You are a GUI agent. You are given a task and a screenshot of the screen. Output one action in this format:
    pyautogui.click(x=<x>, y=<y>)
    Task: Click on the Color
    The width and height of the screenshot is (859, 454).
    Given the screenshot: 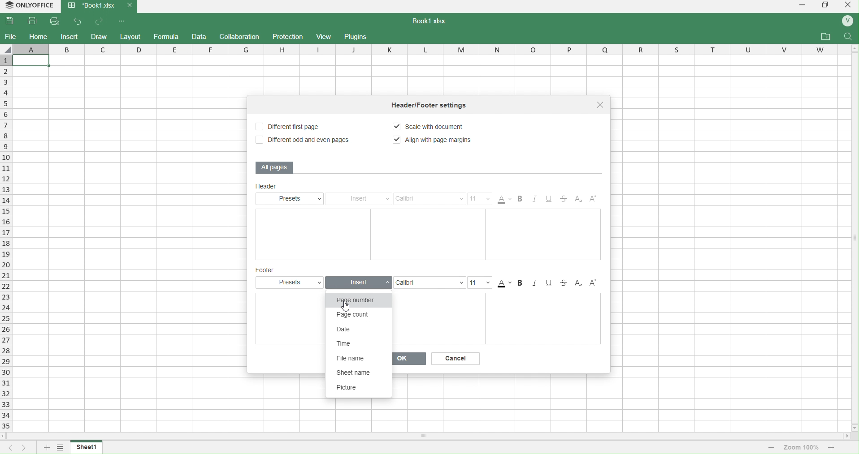 What is the action you would take?
    pyautogui.click(x=505, y=199)
    